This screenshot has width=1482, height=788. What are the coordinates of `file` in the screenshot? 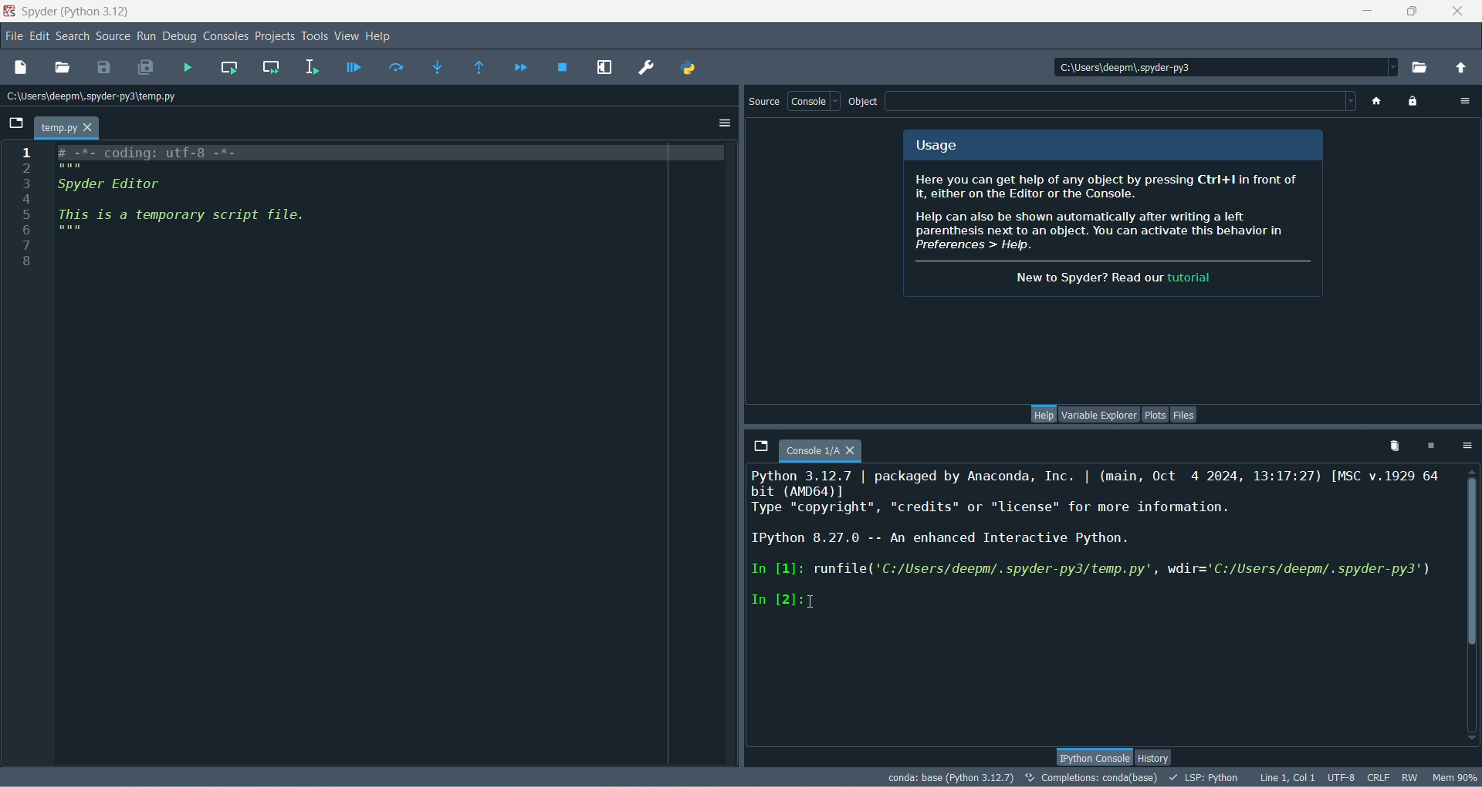 It's located at (15, 37).